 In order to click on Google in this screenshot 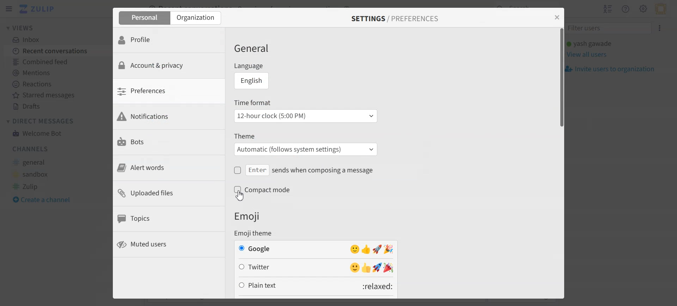, I will do `click(317, 249)`.